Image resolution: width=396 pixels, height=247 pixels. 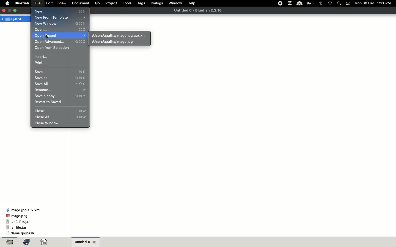 What do you see at coordinates (4, 10) in the screenshot?
I see `close` at bounding box center [4, 10].